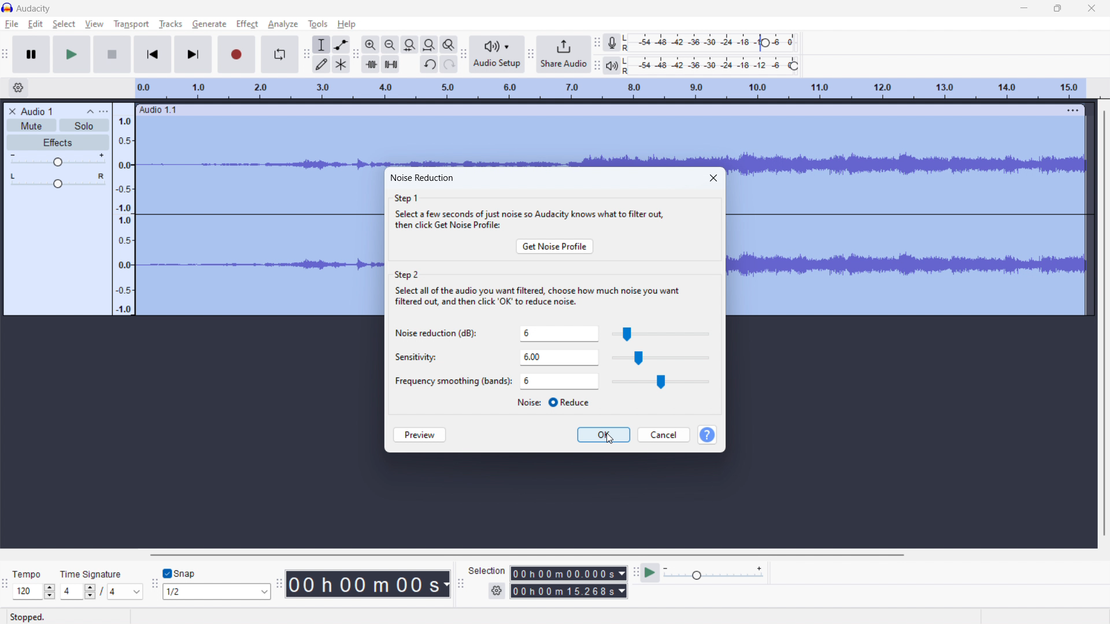 This screenshot has height=624, width=1110. What do you see at coordinates (1091, 9) in the screenshot?
I see `close` at bounding box center [1091, 9].